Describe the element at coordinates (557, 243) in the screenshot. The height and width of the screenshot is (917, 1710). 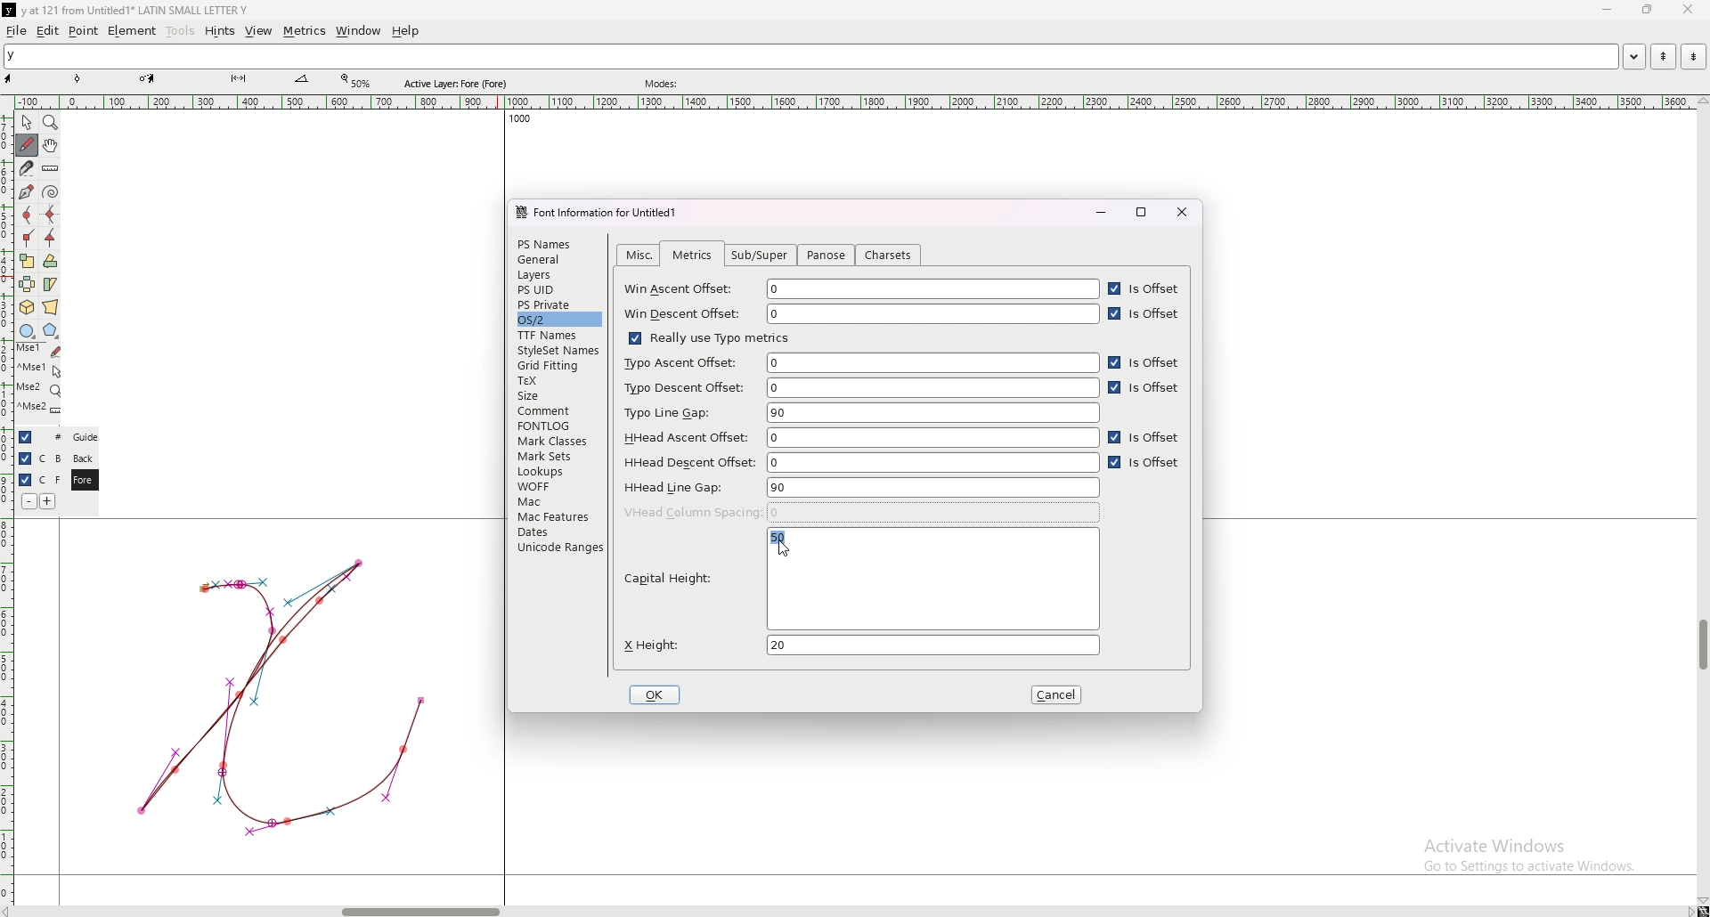
I see `ps names` at that location.